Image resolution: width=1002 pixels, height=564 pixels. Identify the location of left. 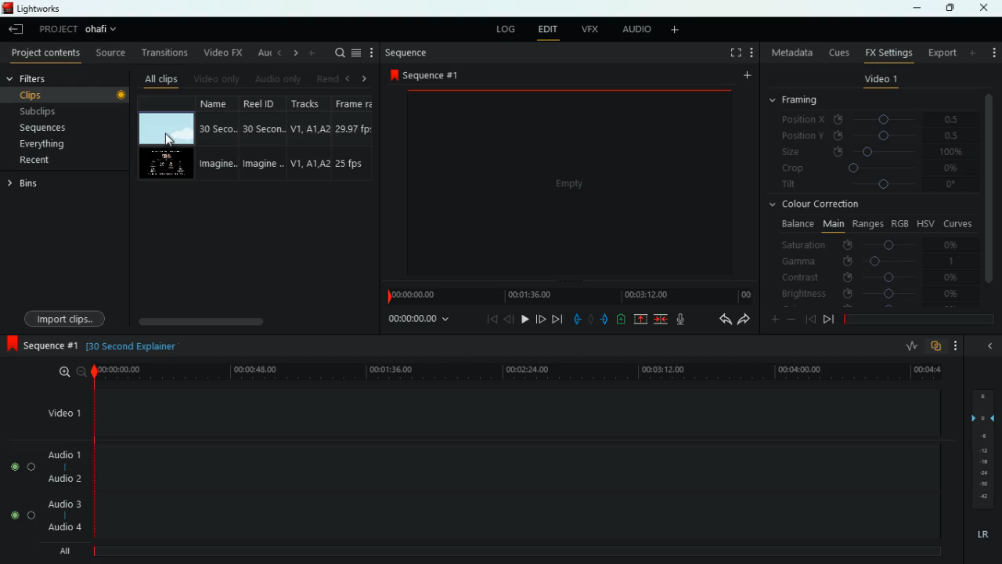
(346, 77).